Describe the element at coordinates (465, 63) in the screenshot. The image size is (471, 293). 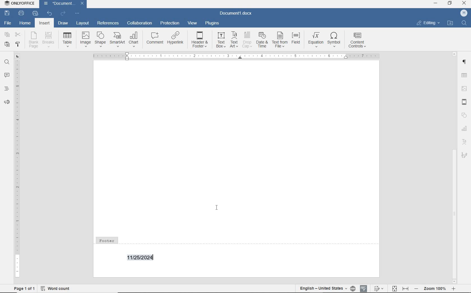
I see `paragraph settings` at that location.